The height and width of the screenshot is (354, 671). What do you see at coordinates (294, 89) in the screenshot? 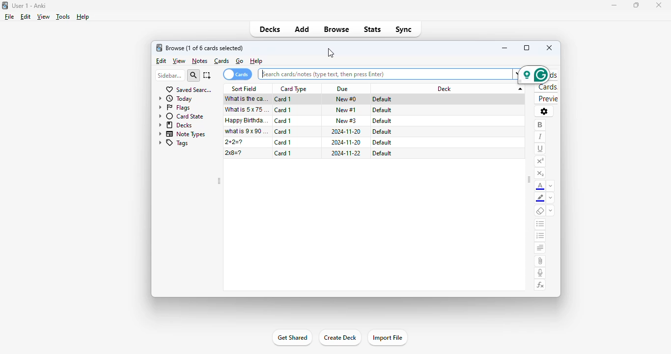
I see `card type` at bounding box center [294, 89].